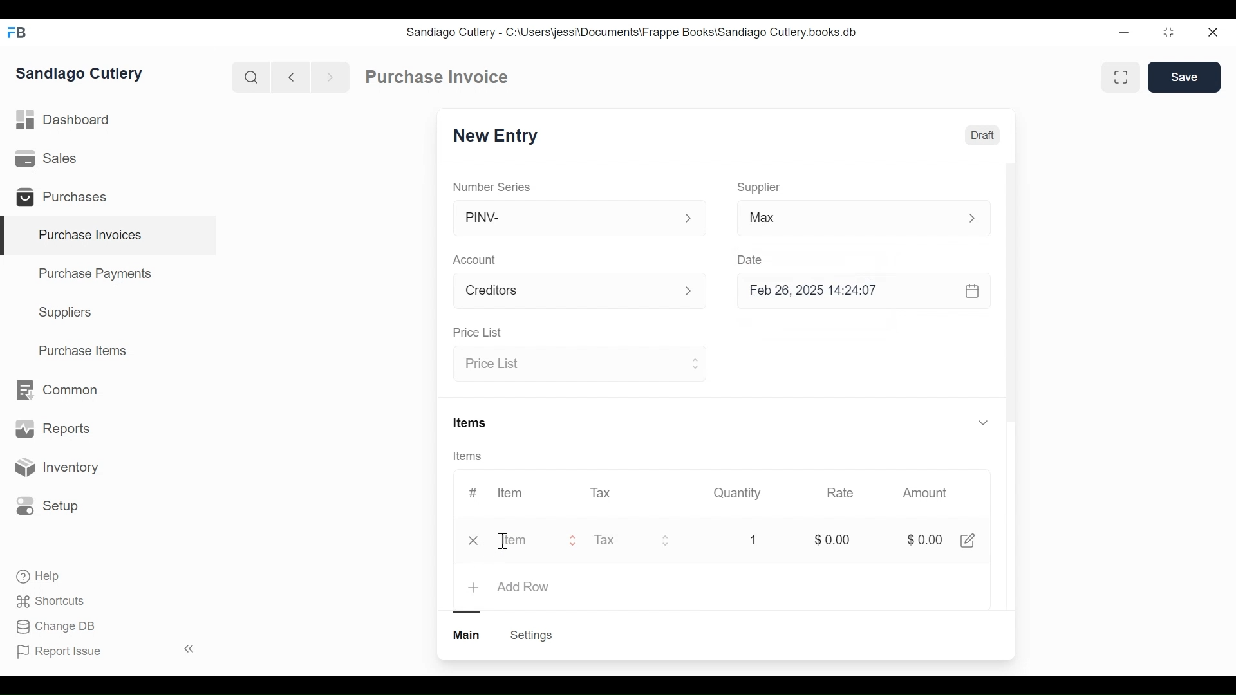 The image size is (1236, 695). Describe the element at coordinates (530, 635) in the screenshot. I see `Settings` at that location.